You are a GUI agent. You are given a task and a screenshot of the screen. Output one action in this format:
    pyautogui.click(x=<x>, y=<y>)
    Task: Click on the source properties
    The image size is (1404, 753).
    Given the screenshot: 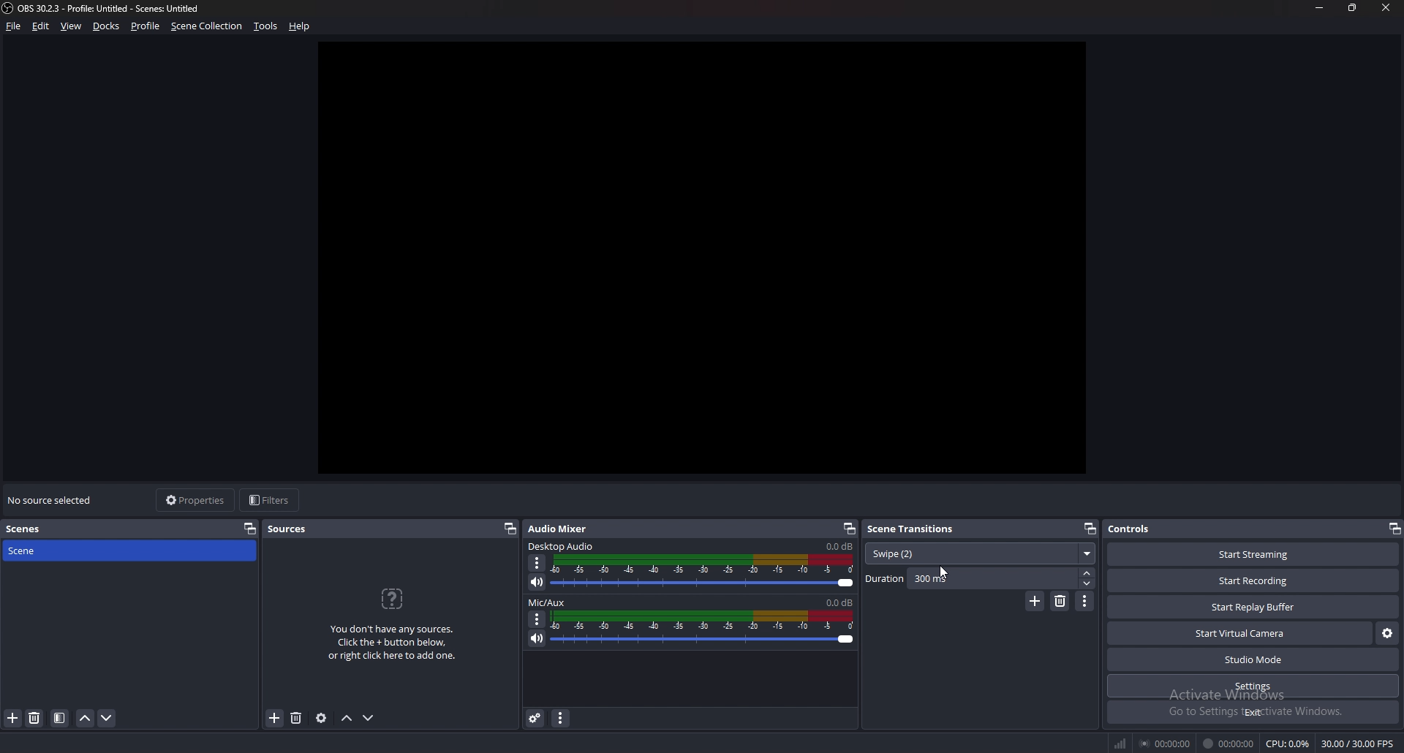 What is the action you would take?
    pyautogui.click(x=321, y=717)
    